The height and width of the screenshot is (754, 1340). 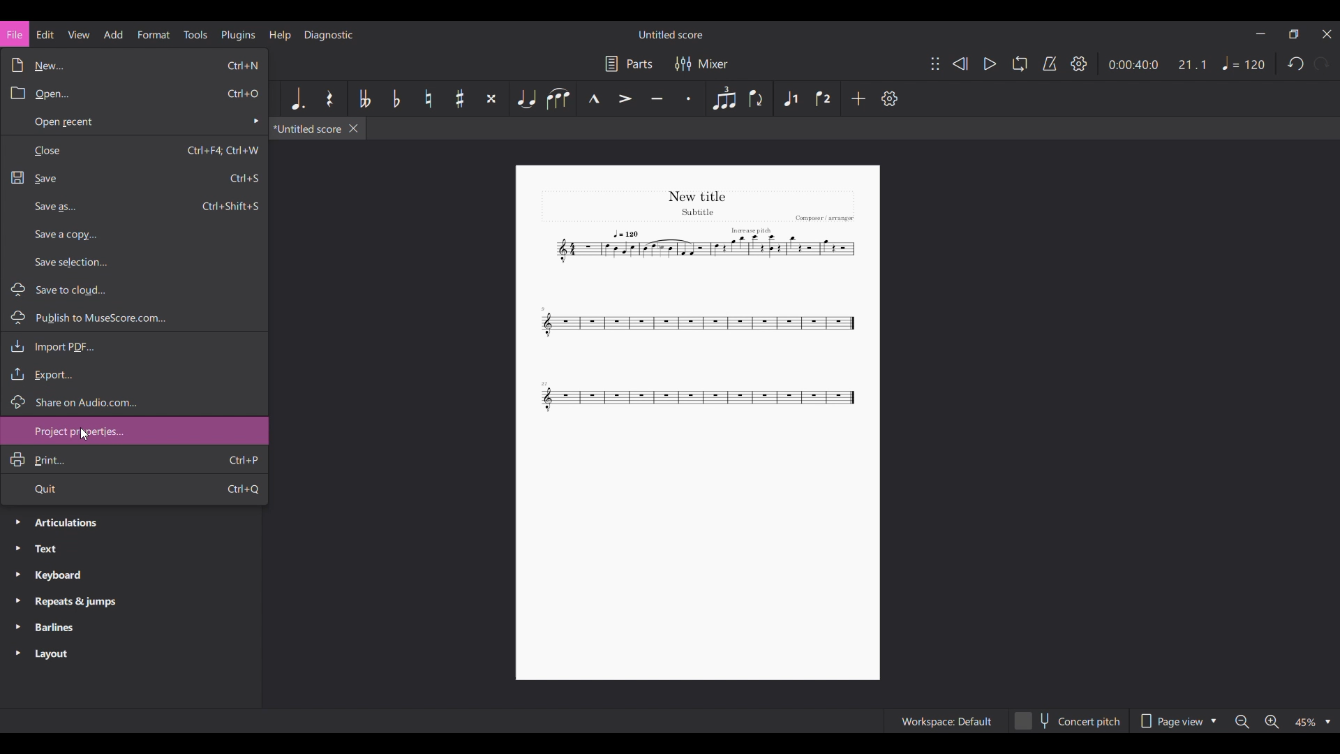 What do you see at coordinates (1176, 721) in the screenshot?
I see `Page view options` at bounding box center [1176, 721].